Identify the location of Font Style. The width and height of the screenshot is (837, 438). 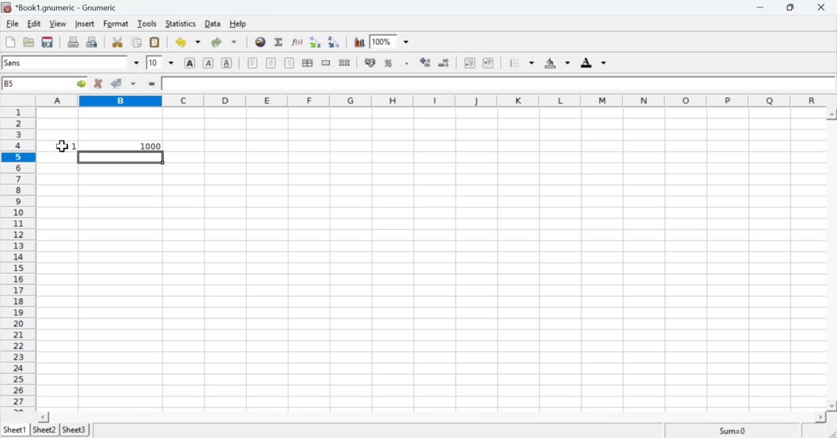
(73, 63).